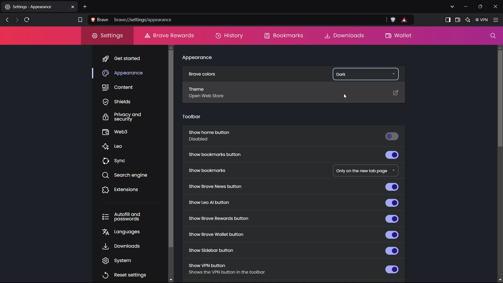 The width and height of the screenshot is (503, 283). Describe the element at coordinates (293, 203) in the screenshot. I see `show leo AI button` at that location.